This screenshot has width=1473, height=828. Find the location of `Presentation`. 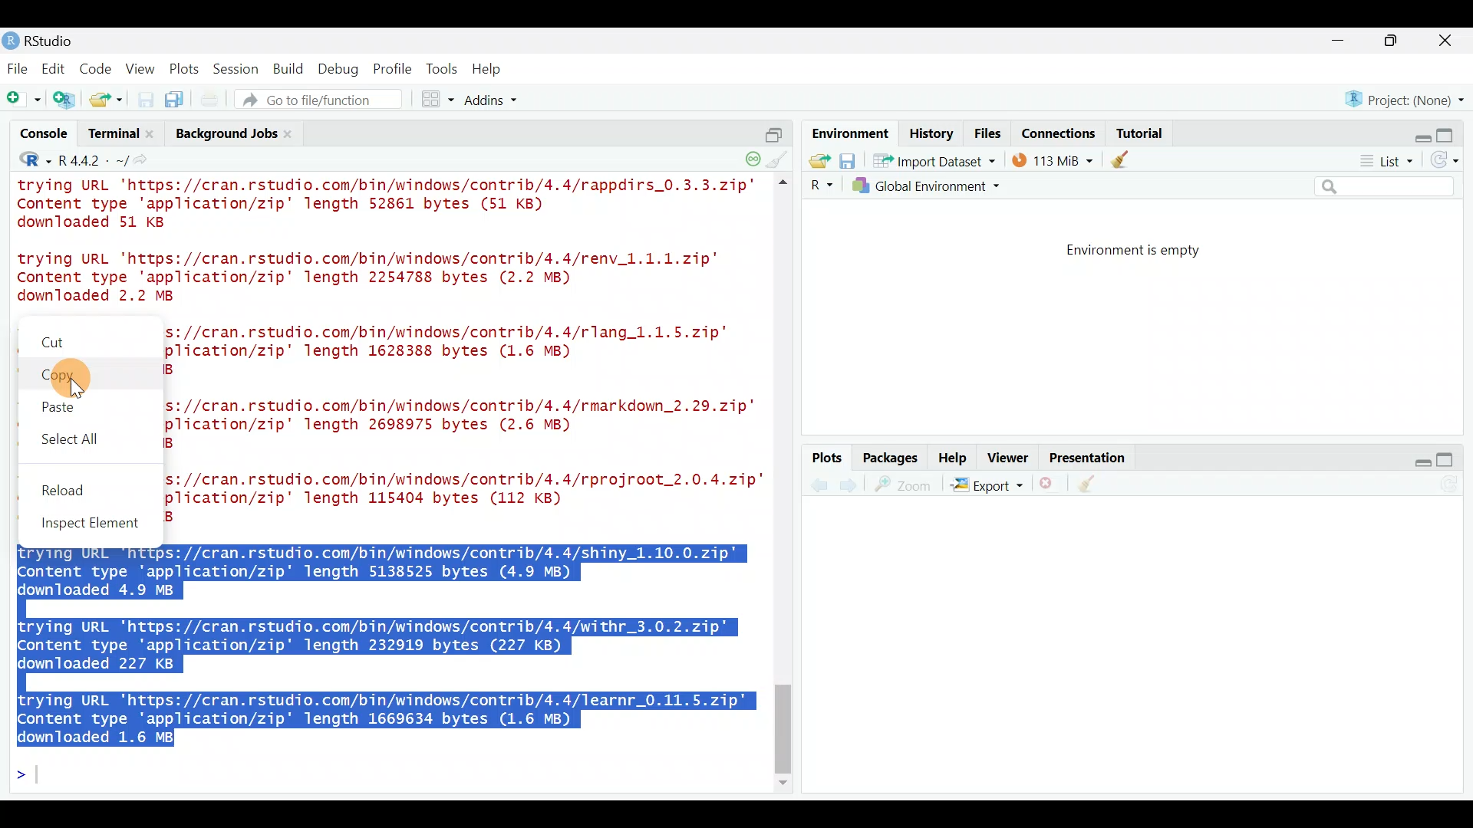

Presentation is located at coordinates (1090, 458).